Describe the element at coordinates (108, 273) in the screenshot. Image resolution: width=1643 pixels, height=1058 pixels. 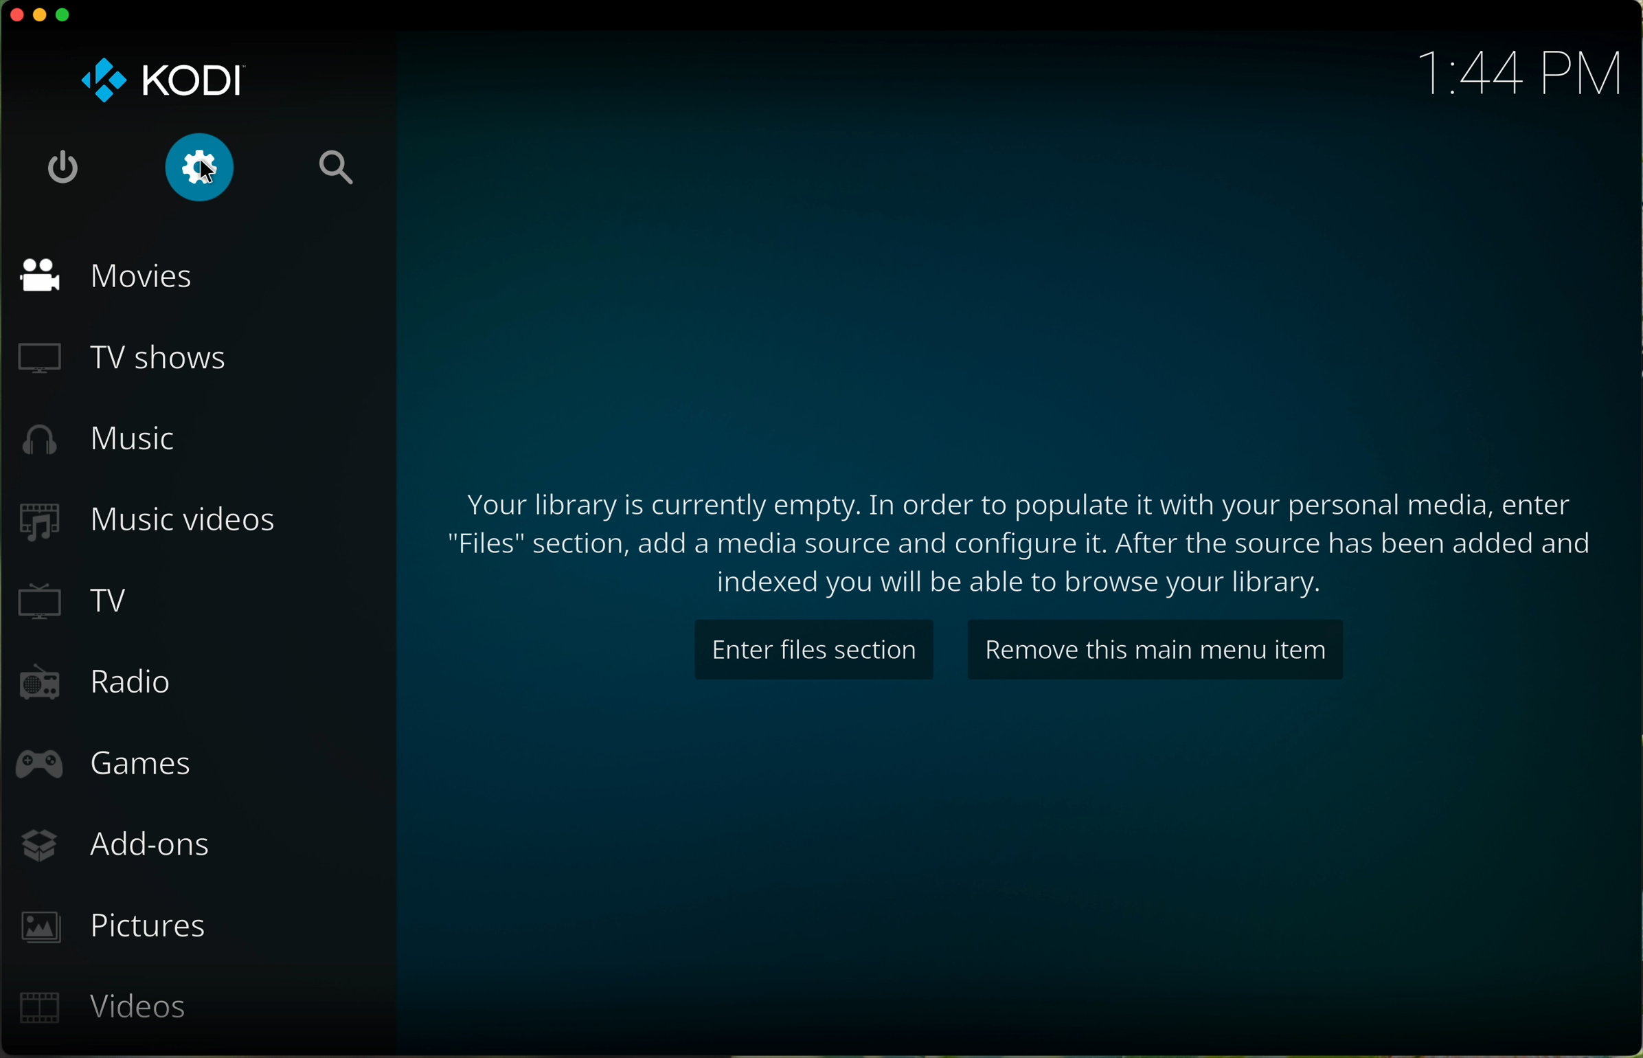
I see `movies` at that location.